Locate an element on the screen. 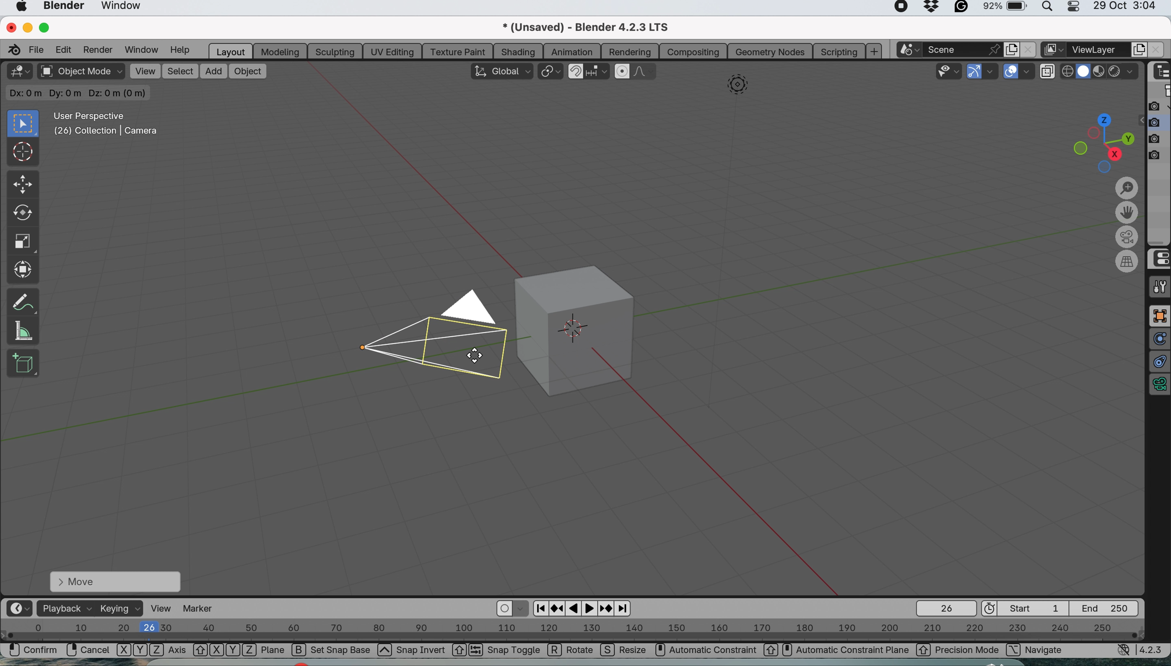  sculpting is located at coordinates (332, 50).